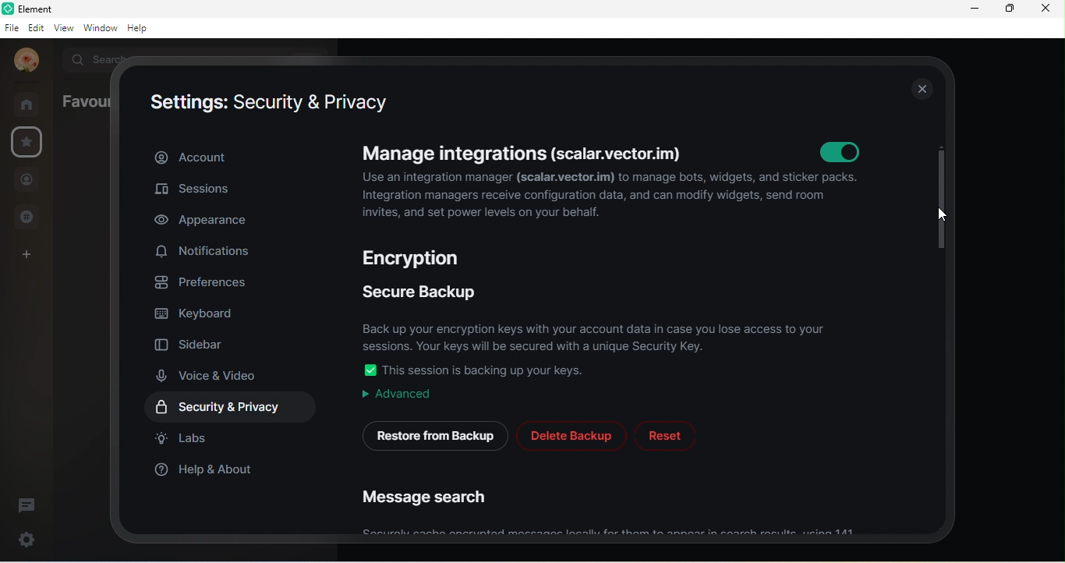  I want to click on settings: security and privacy, so click(271, 103).